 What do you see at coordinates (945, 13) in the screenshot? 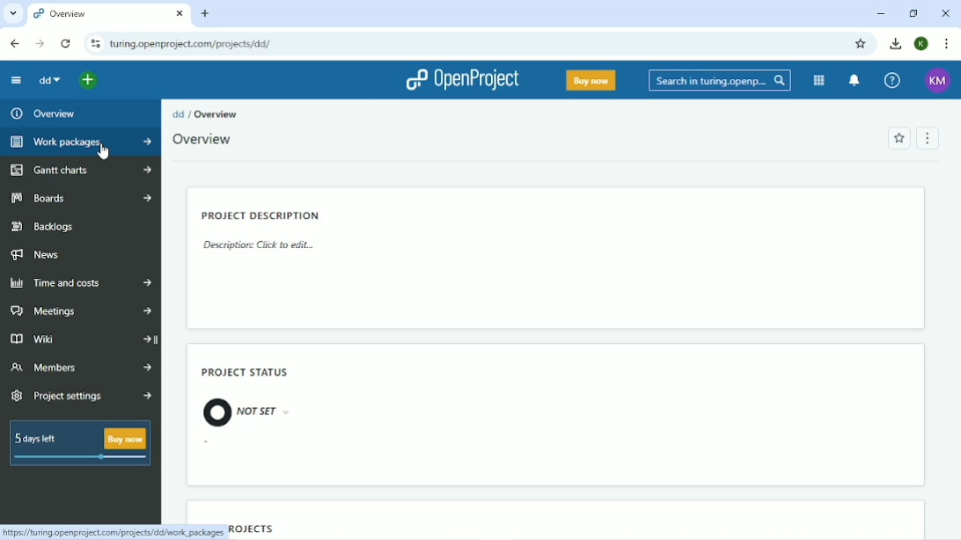
I see `Close` at bounding box center [945, 13].